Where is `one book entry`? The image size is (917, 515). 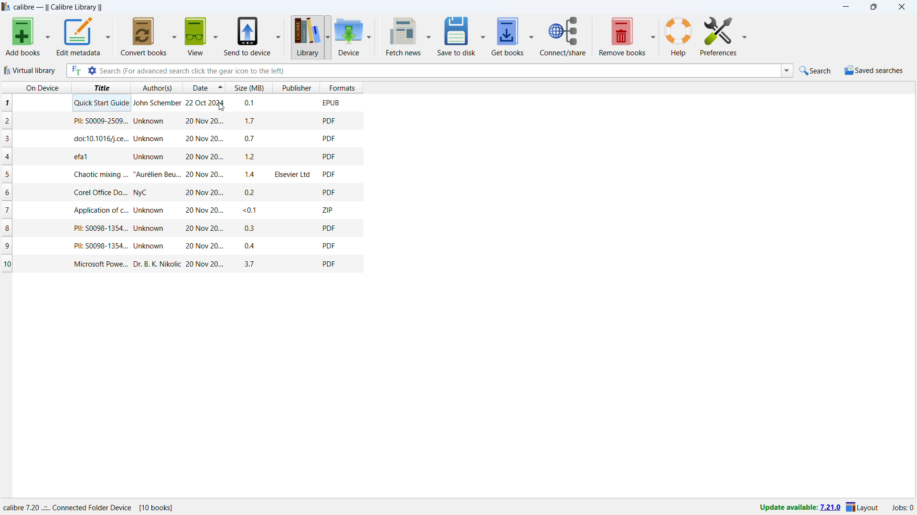 one book entry is located at coordinates (180, 192).